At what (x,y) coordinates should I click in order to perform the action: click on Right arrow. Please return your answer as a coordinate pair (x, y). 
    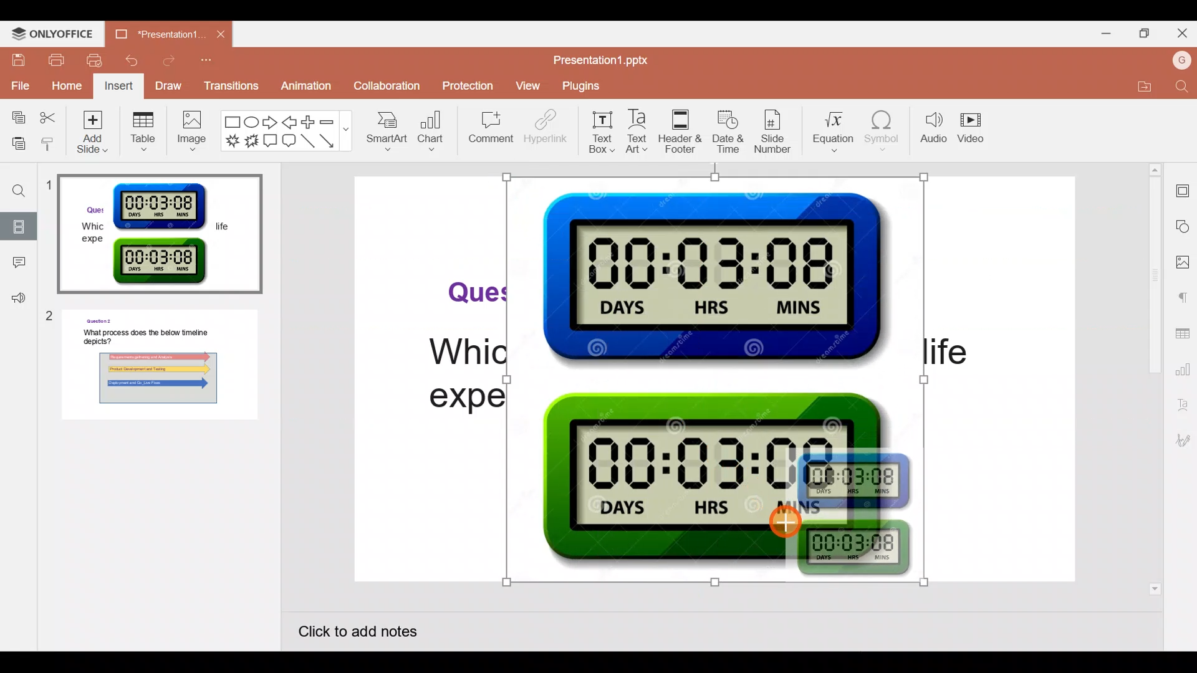
    Looking at the image, I should click on (272, 123).